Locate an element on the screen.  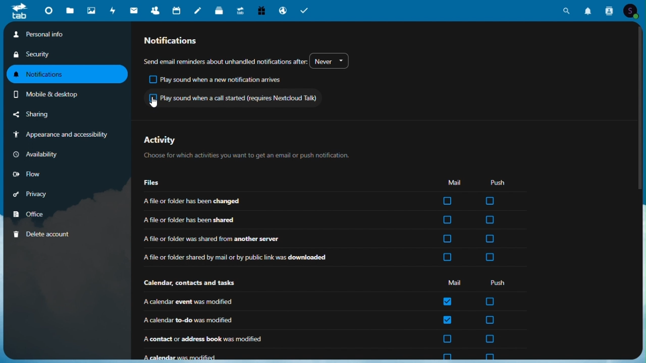
Files is located at coordinates (71, 11).